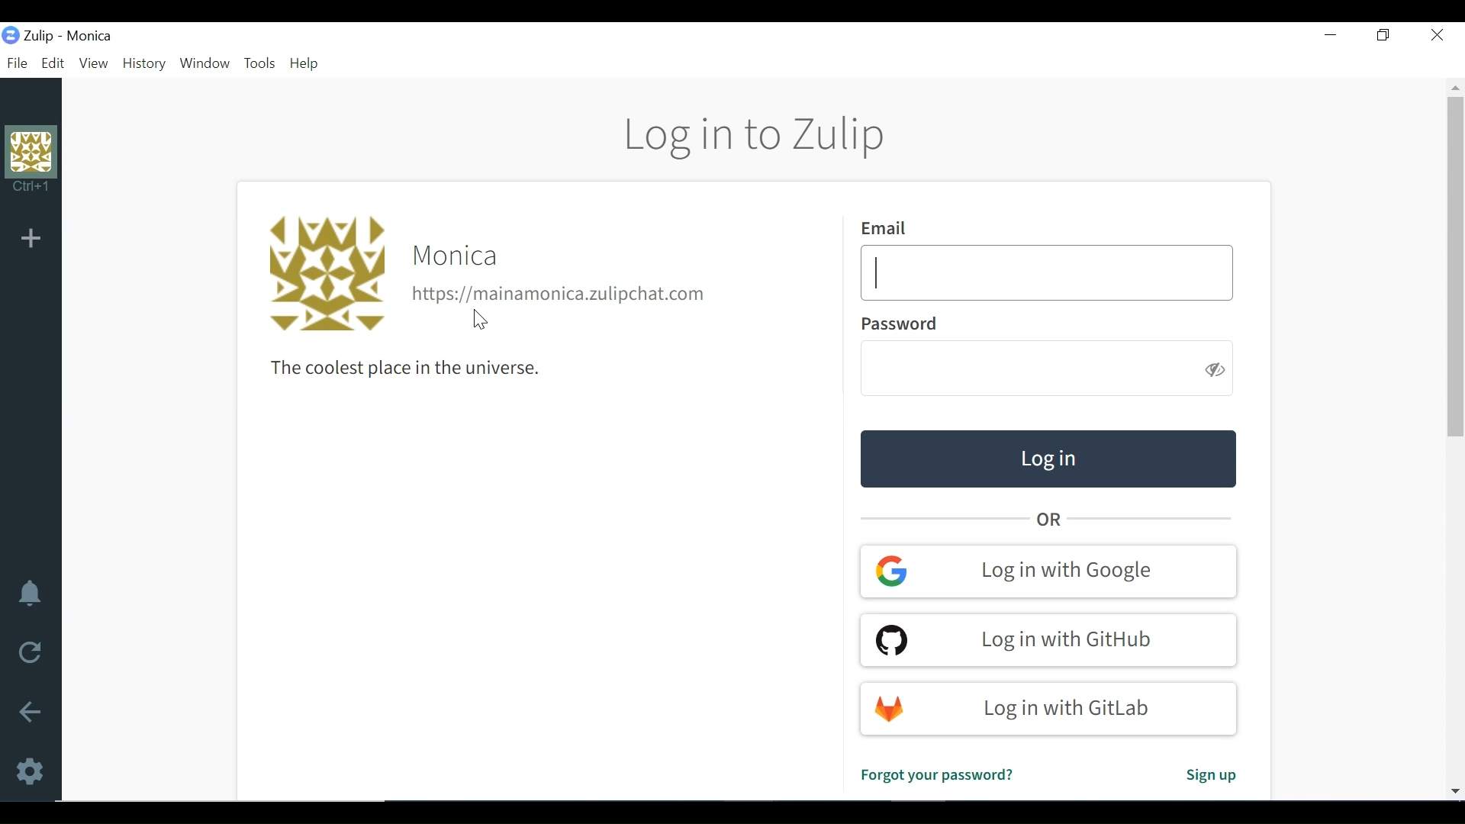  Describe the element at coordinates (1028, 372) in the screenshot. I see `Enter Password` at that location.